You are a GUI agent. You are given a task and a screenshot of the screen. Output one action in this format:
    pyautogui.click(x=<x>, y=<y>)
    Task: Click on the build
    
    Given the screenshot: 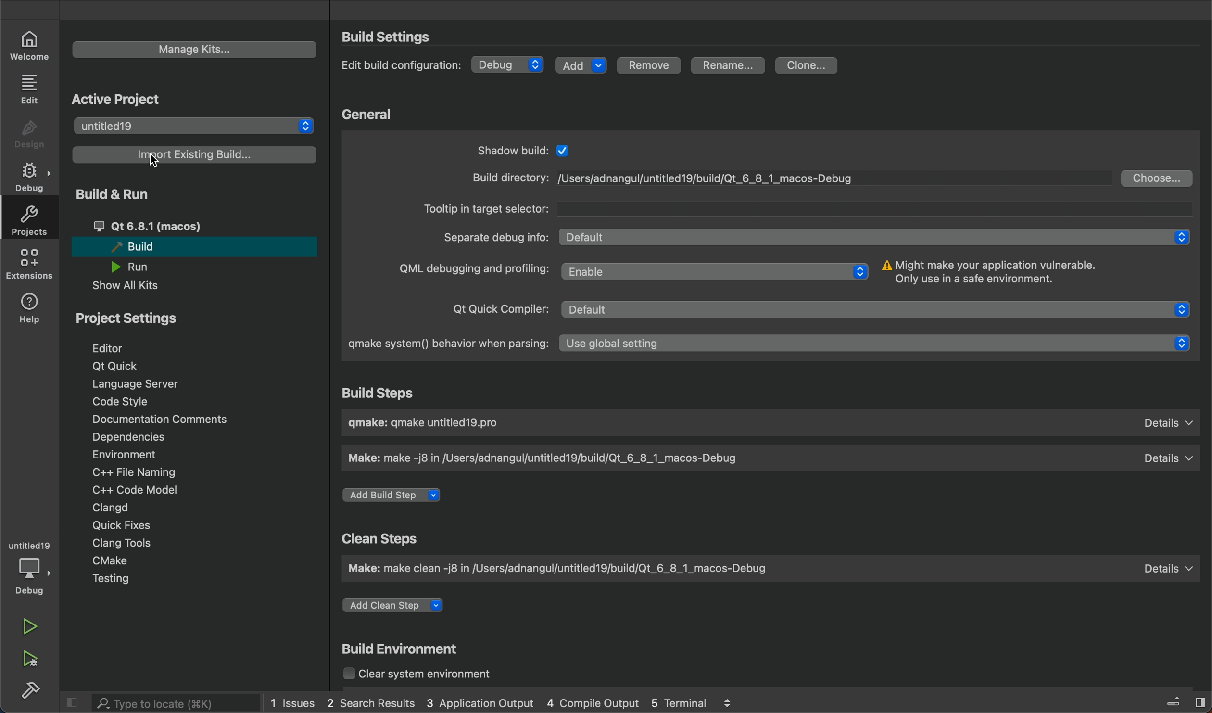 What is the action you would take?
    pyautogui.click(x=192, y=246)
    